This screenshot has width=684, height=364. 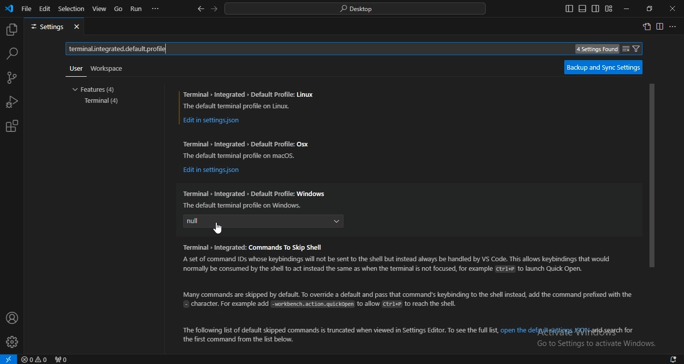 What do you see at coordinates (673, 8) in the screenshot?
I see `close` at bounding box center [673, 8].